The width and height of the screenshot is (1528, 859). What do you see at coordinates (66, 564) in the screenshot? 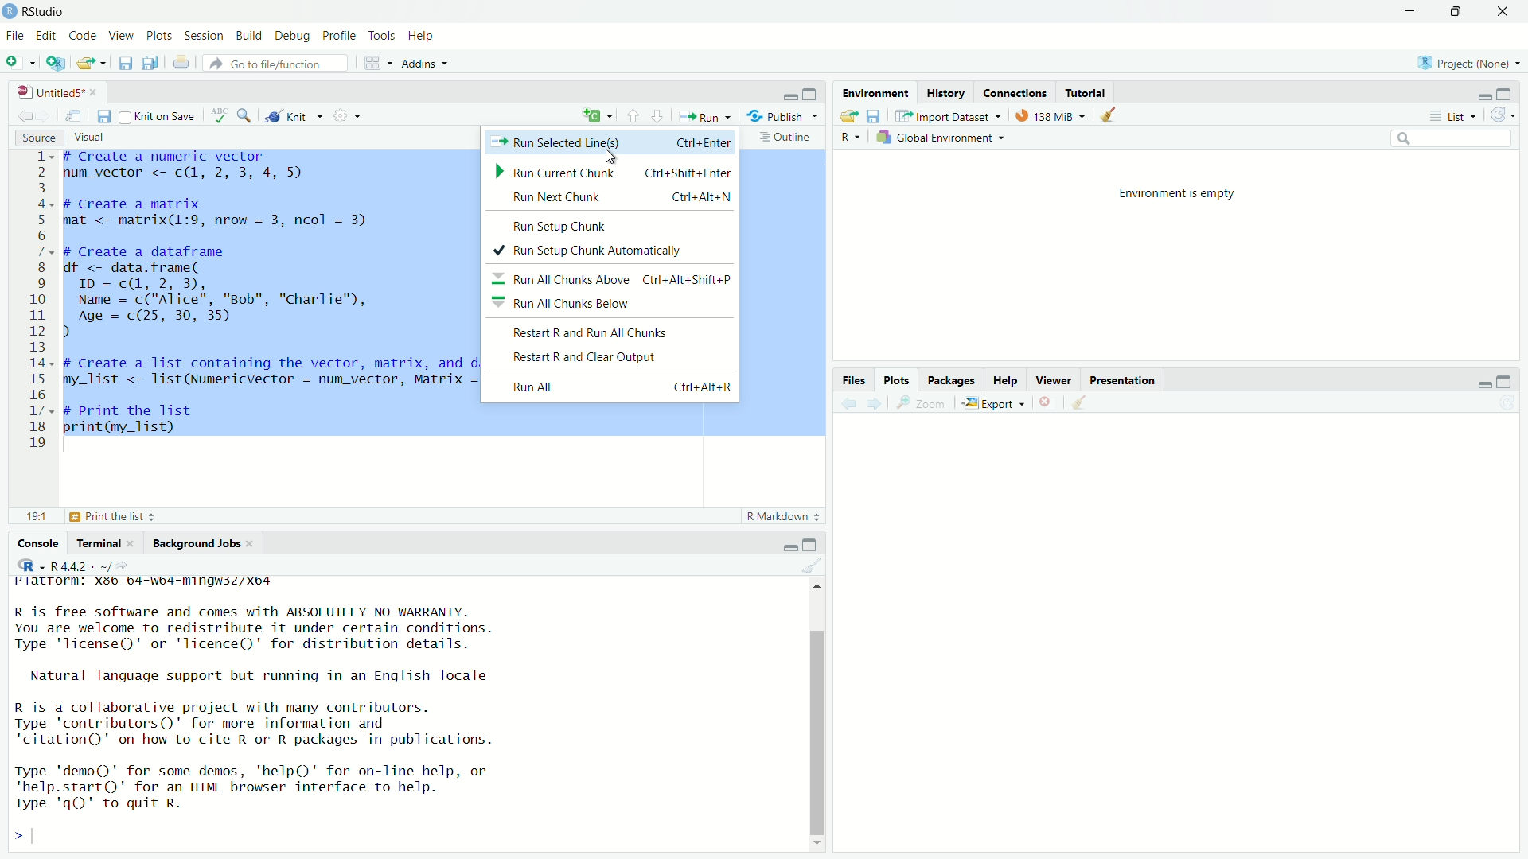
I see `. R442 - ~/` at bounding box center [66, 564].